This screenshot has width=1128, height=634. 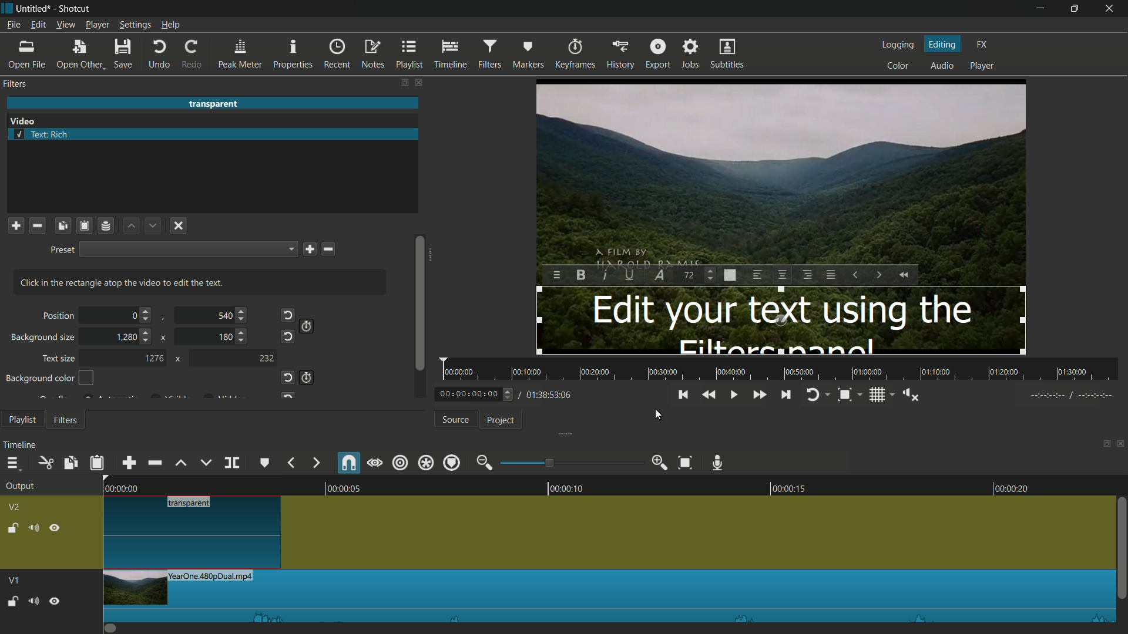 I want to click on 0, so click(x=133, y=316).